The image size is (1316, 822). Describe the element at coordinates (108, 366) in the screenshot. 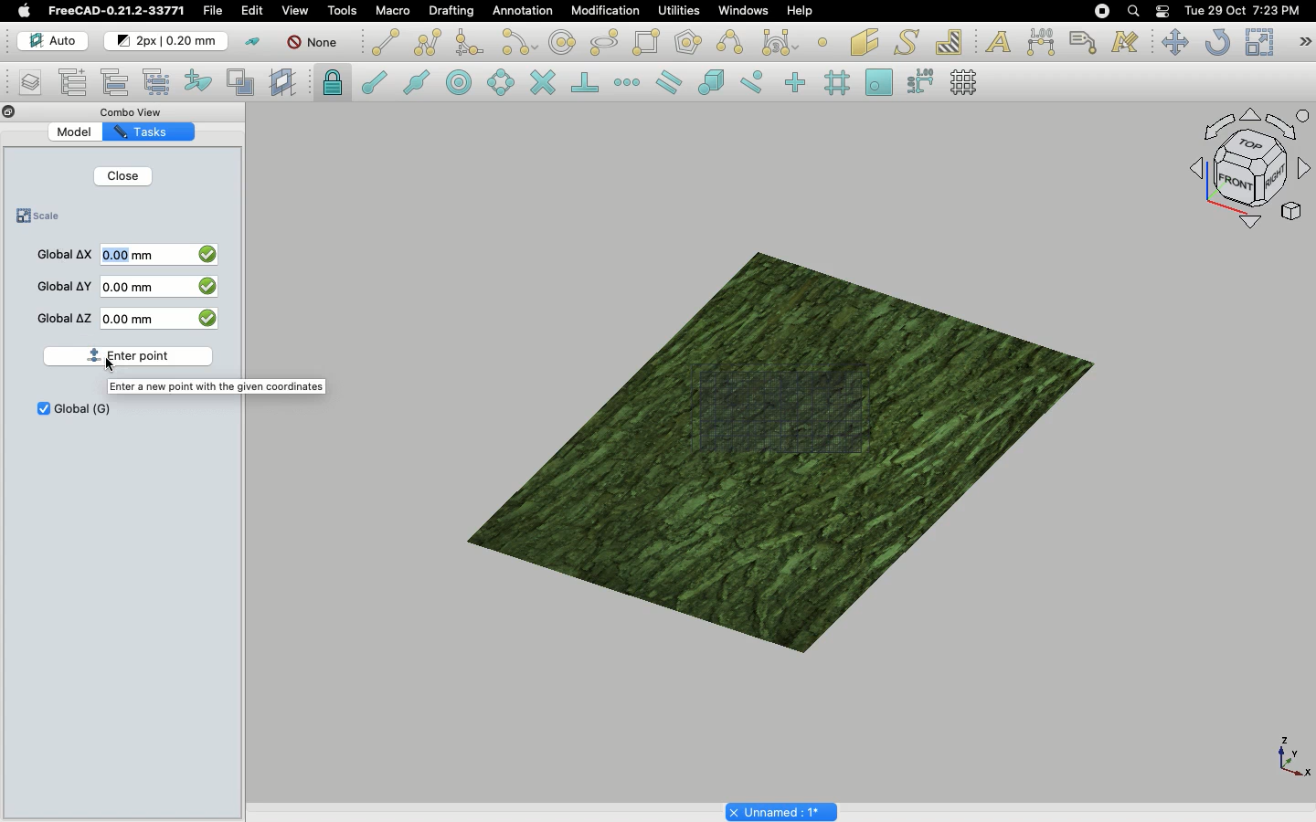

I see `cursor` at that location.